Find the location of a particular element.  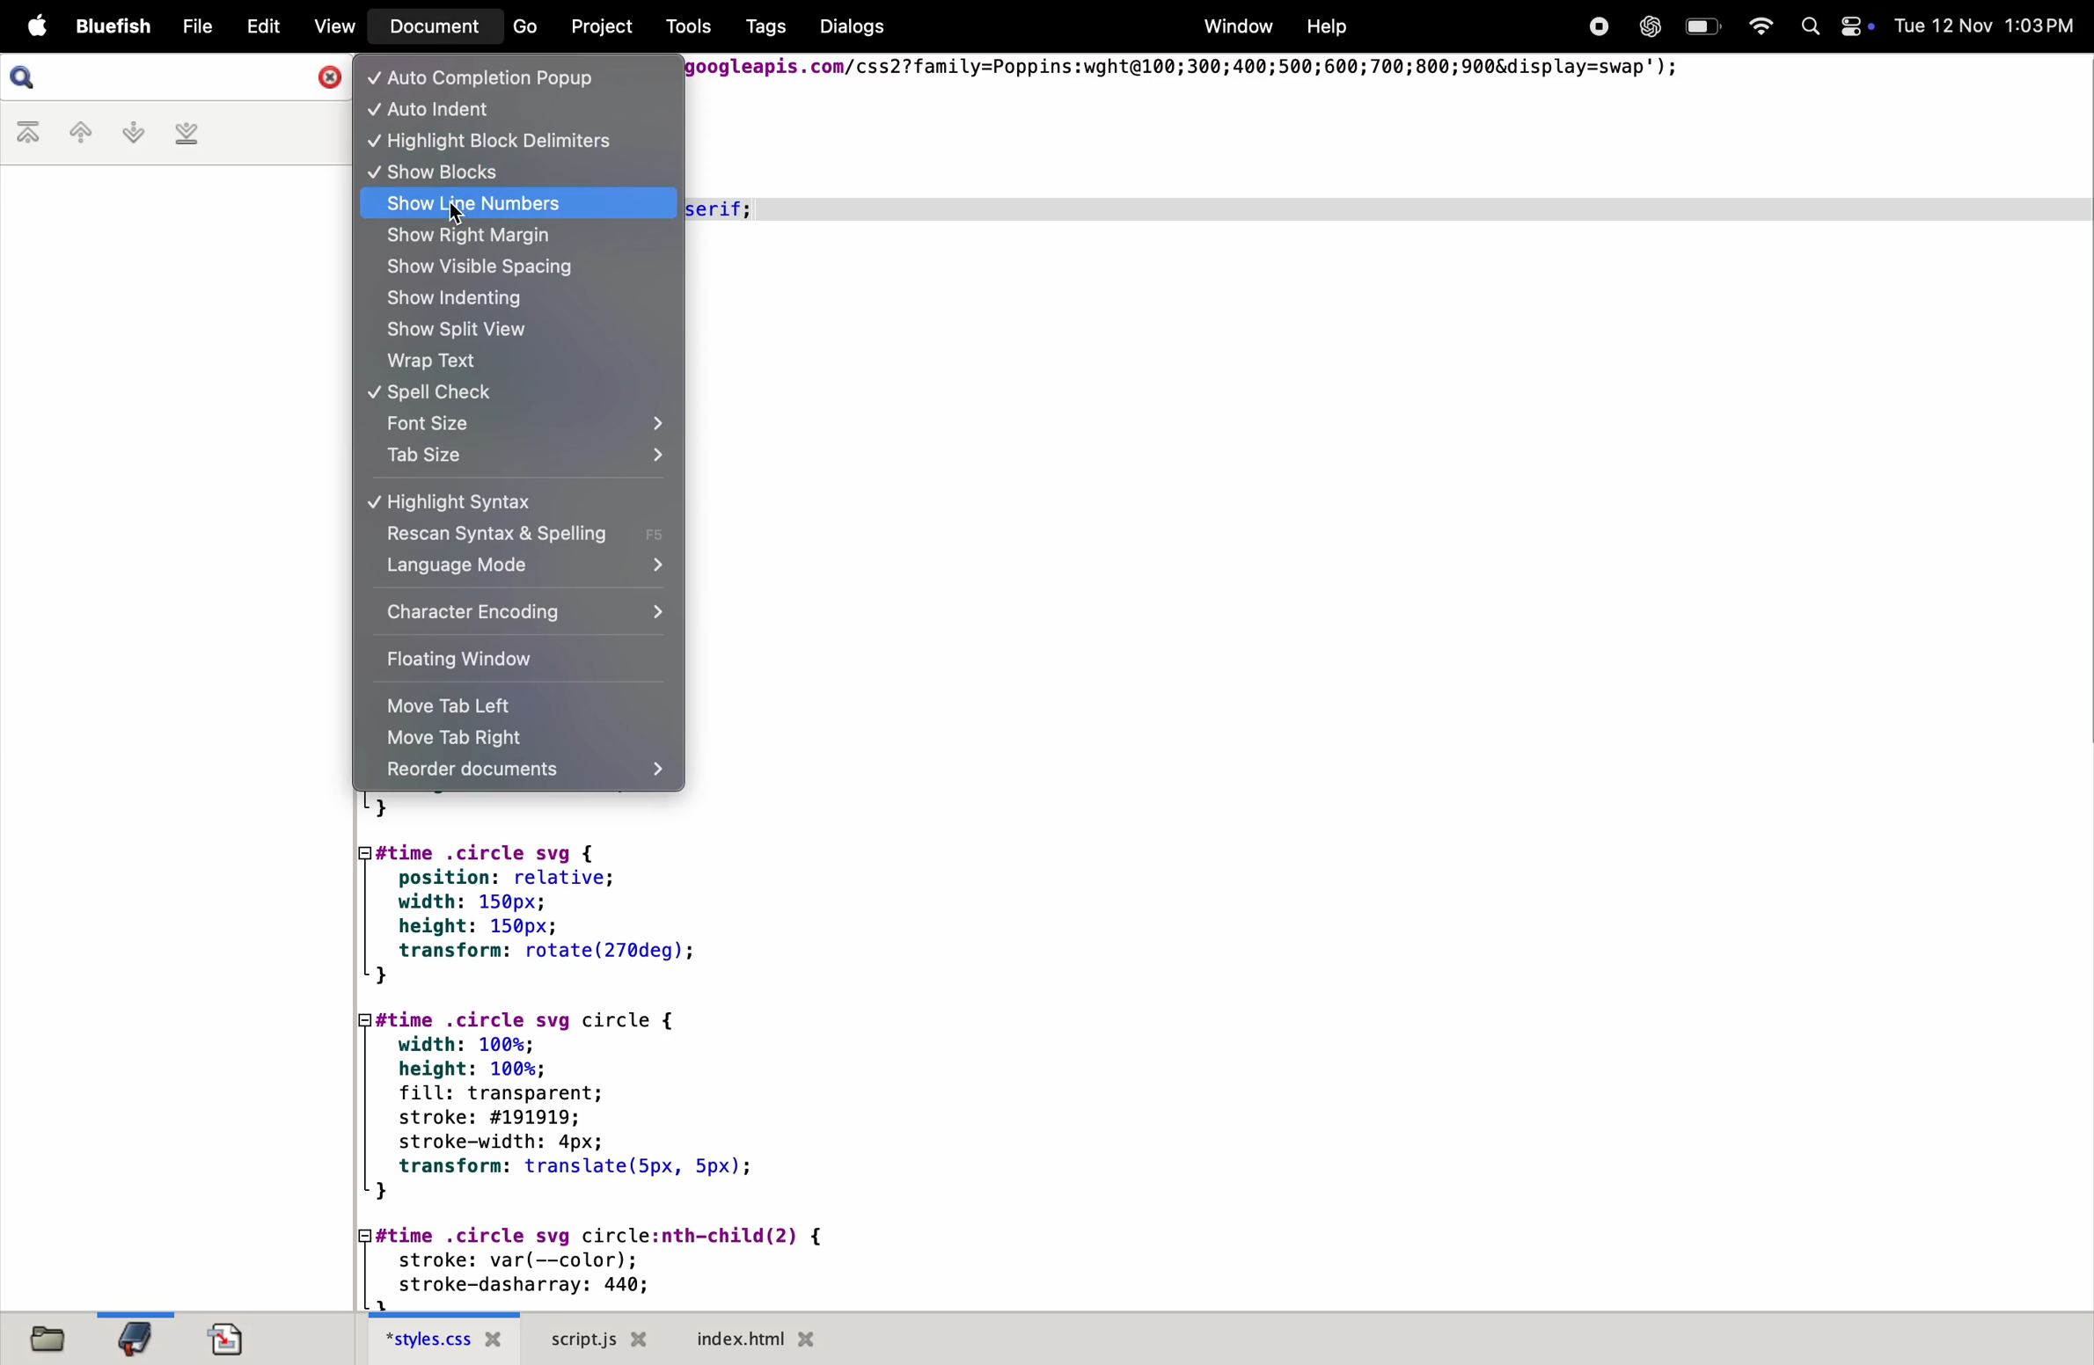

Search is located at coordinates (26, 78).